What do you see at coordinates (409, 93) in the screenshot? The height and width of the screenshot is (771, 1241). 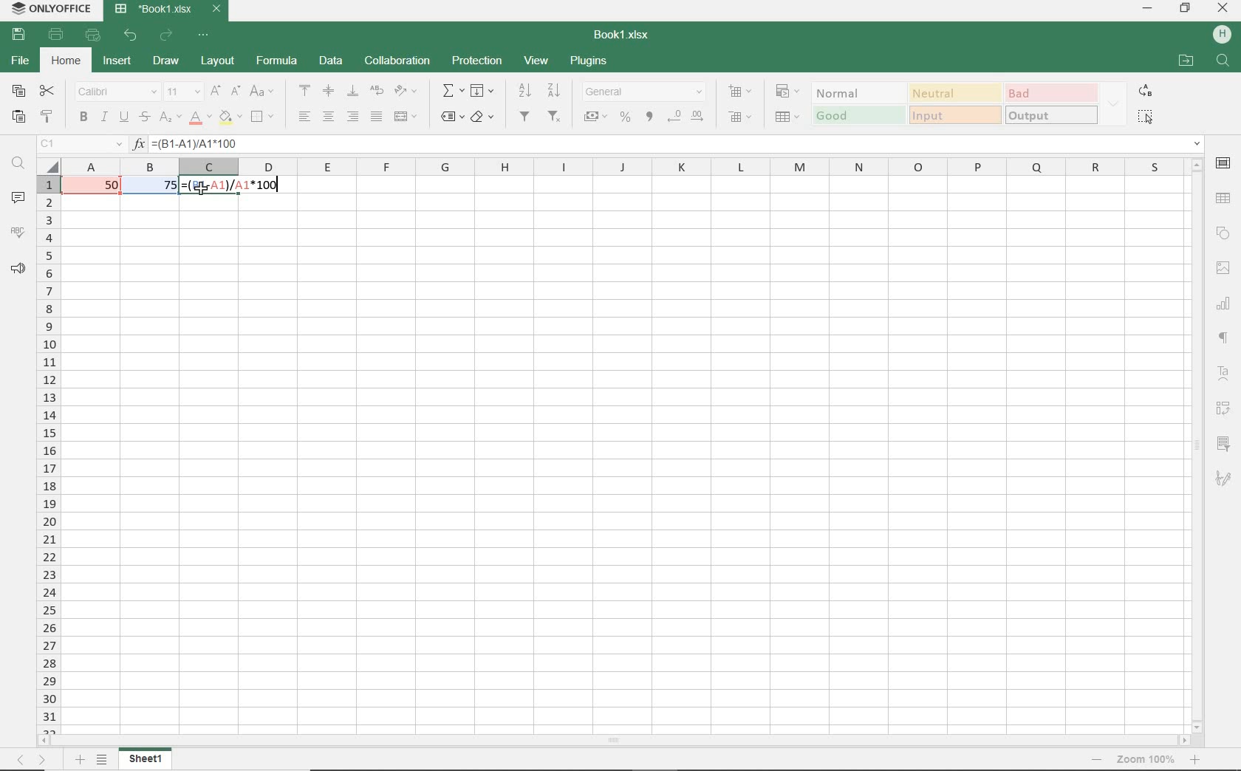 I see `orientation` at bounding box center [409, 93].